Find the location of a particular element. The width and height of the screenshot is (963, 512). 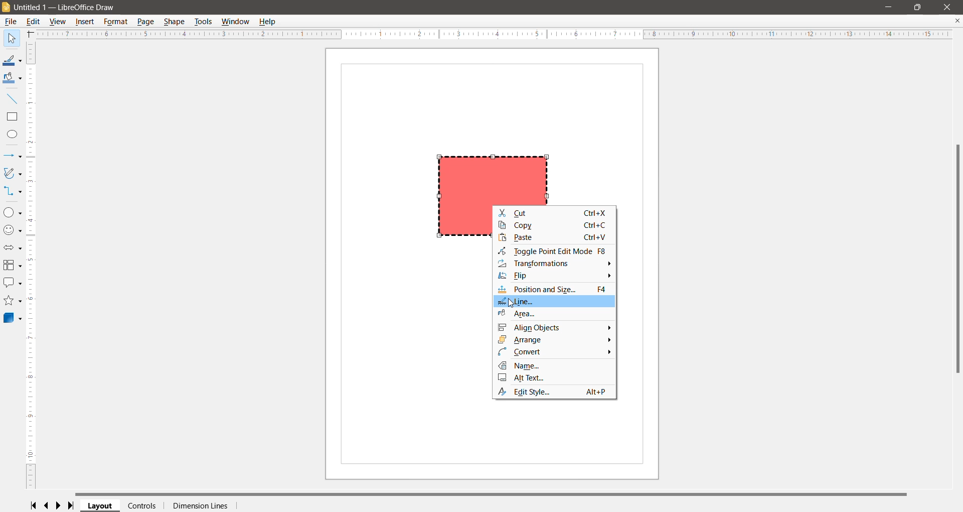

Format is located at coordinates (115, 22).